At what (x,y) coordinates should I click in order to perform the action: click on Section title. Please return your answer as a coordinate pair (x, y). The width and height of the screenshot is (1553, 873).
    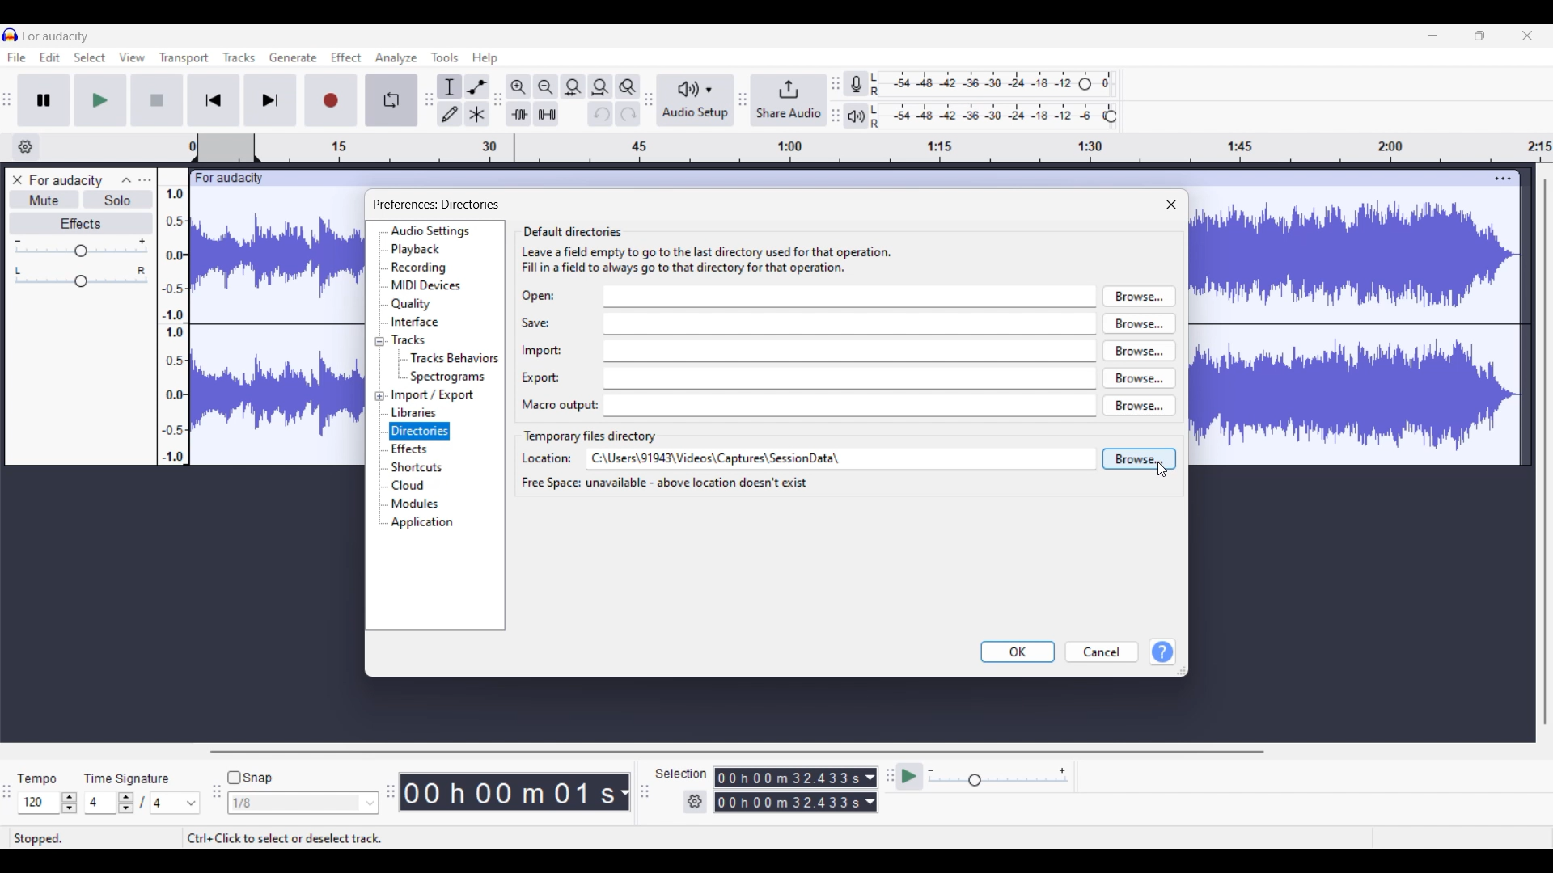
    Looking at the image, I should click on (590, 437).